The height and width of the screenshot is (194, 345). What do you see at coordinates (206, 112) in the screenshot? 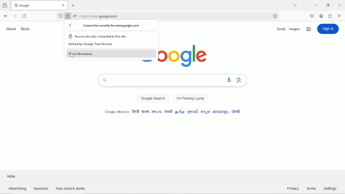
I see `language` at bounding box center [206, 112].